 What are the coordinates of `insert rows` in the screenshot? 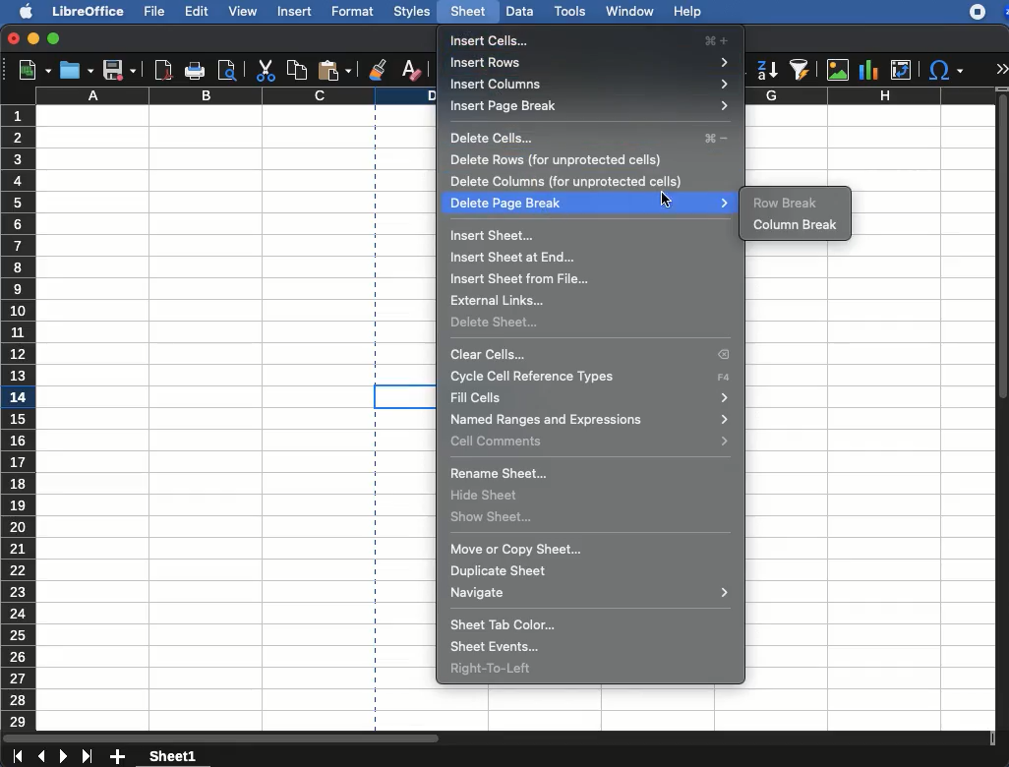 It's located at (590, 62).